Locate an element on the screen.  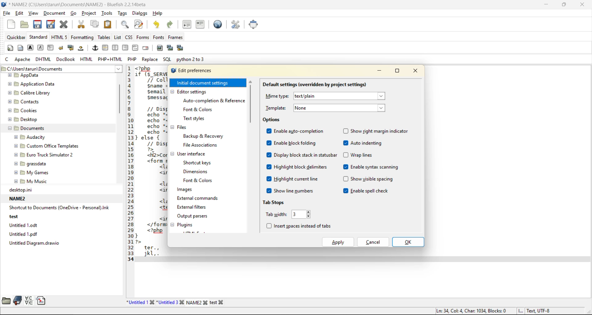
user interface is located at coordinates (193, 153).